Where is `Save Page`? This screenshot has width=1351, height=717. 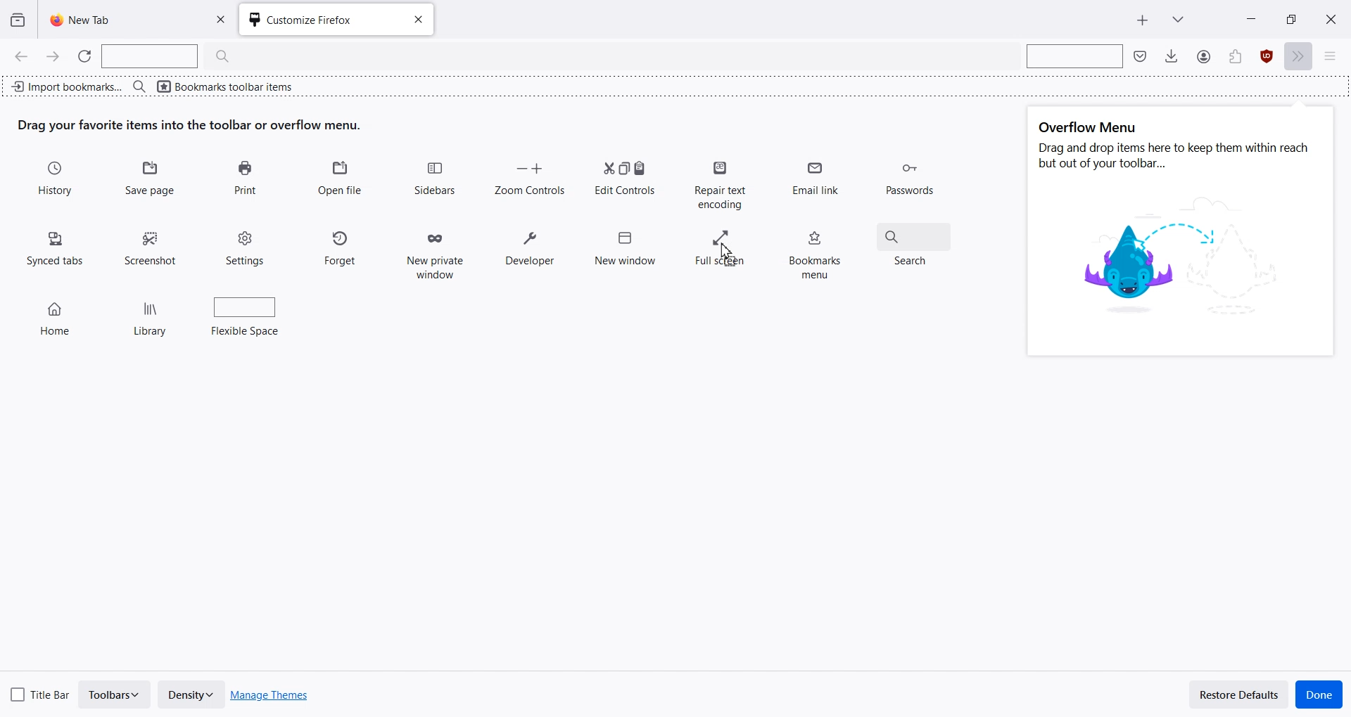
Save Page is located at coordinates (152, 179).